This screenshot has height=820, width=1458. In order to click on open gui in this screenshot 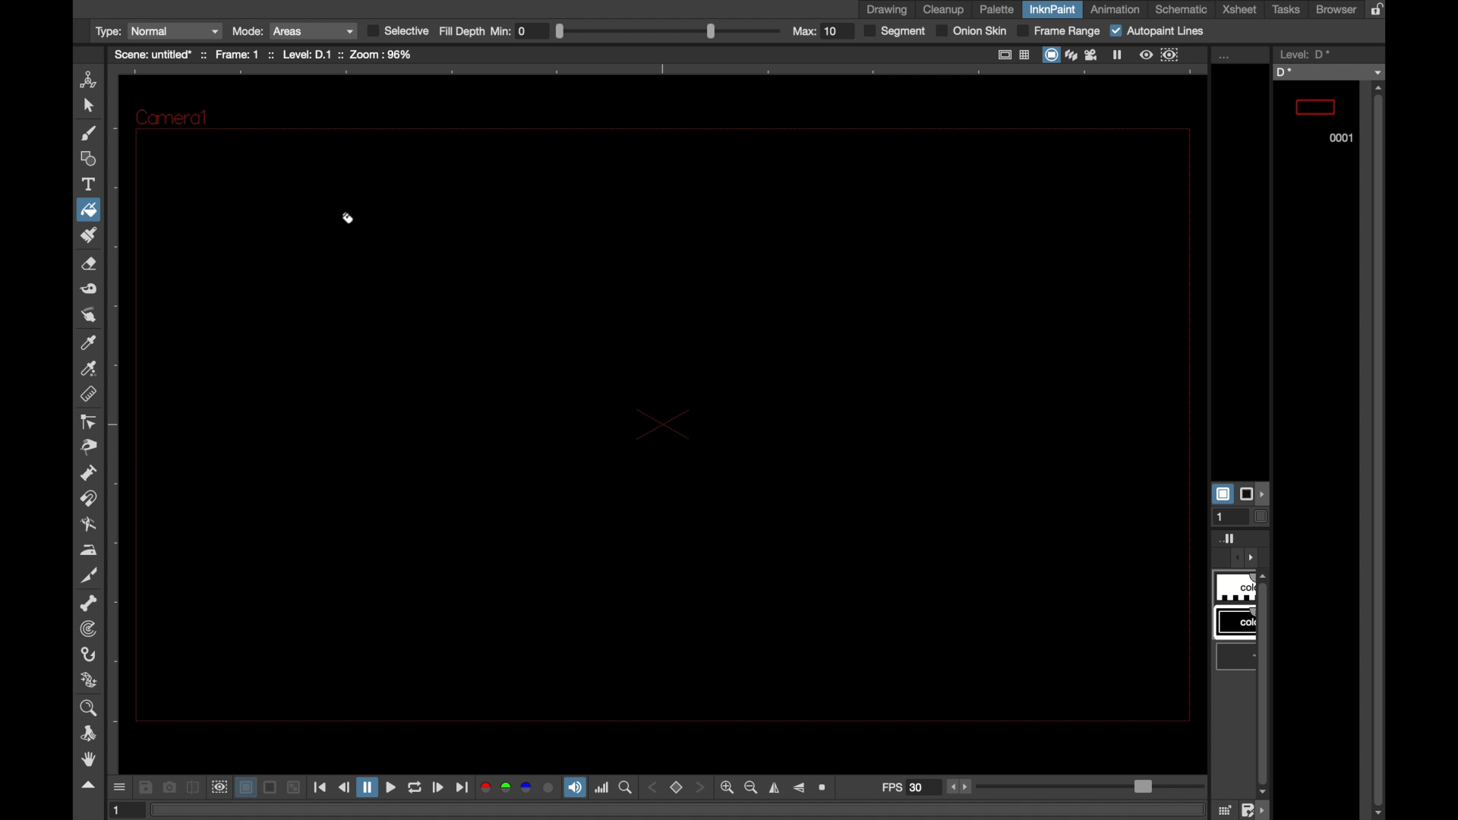, I will do `click(121, 787)`.